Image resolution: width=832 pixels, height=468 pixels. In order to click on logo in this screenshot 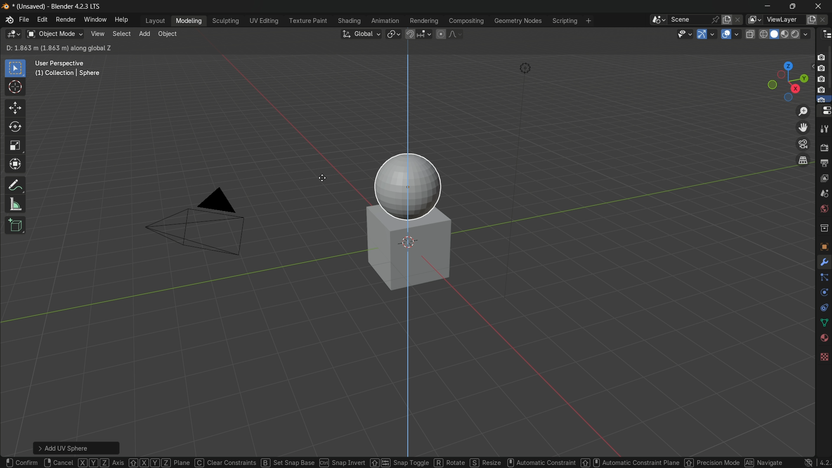, I will do `click(8, 19)`.